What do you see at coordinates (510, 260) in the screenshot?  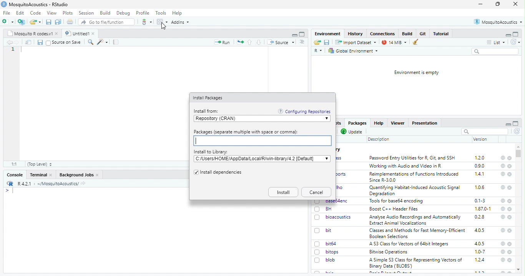 I see `close` at bounding box center [510, 260].